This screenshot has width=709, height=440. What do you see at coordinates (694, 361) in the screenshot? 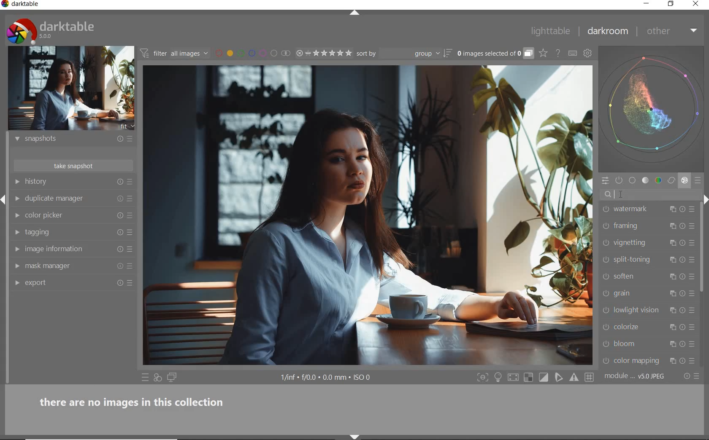
I see `preset and preferences` at bounding box center [694, 361].